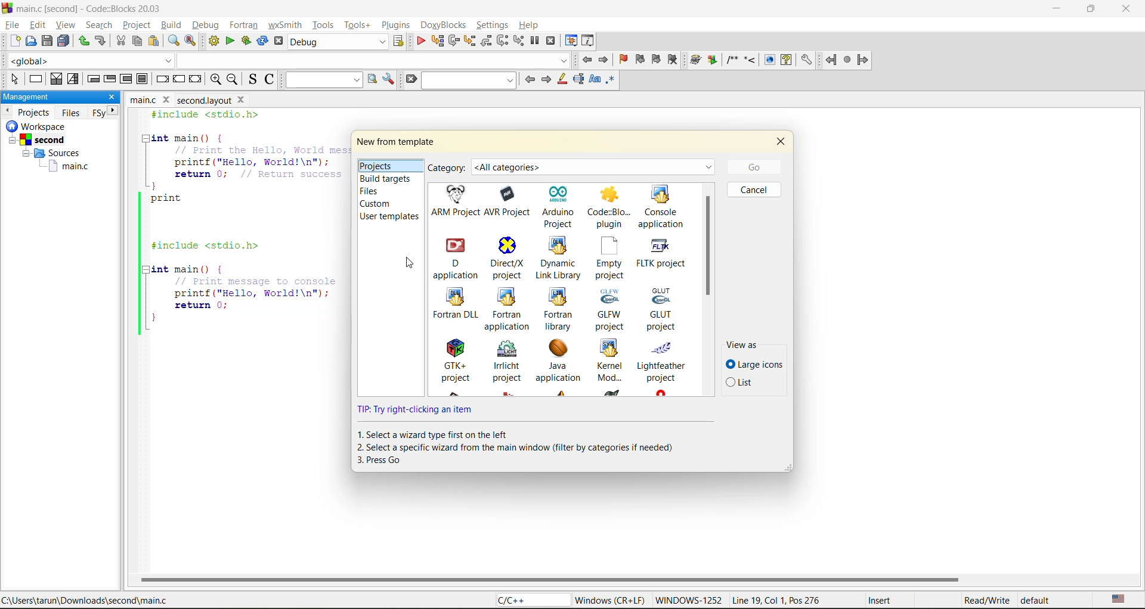 The image size is (1145, 609). What do you see at coordinates (458, 360) in the screenshot?
I see `gtk+ project` at bounding box center [458, 360].